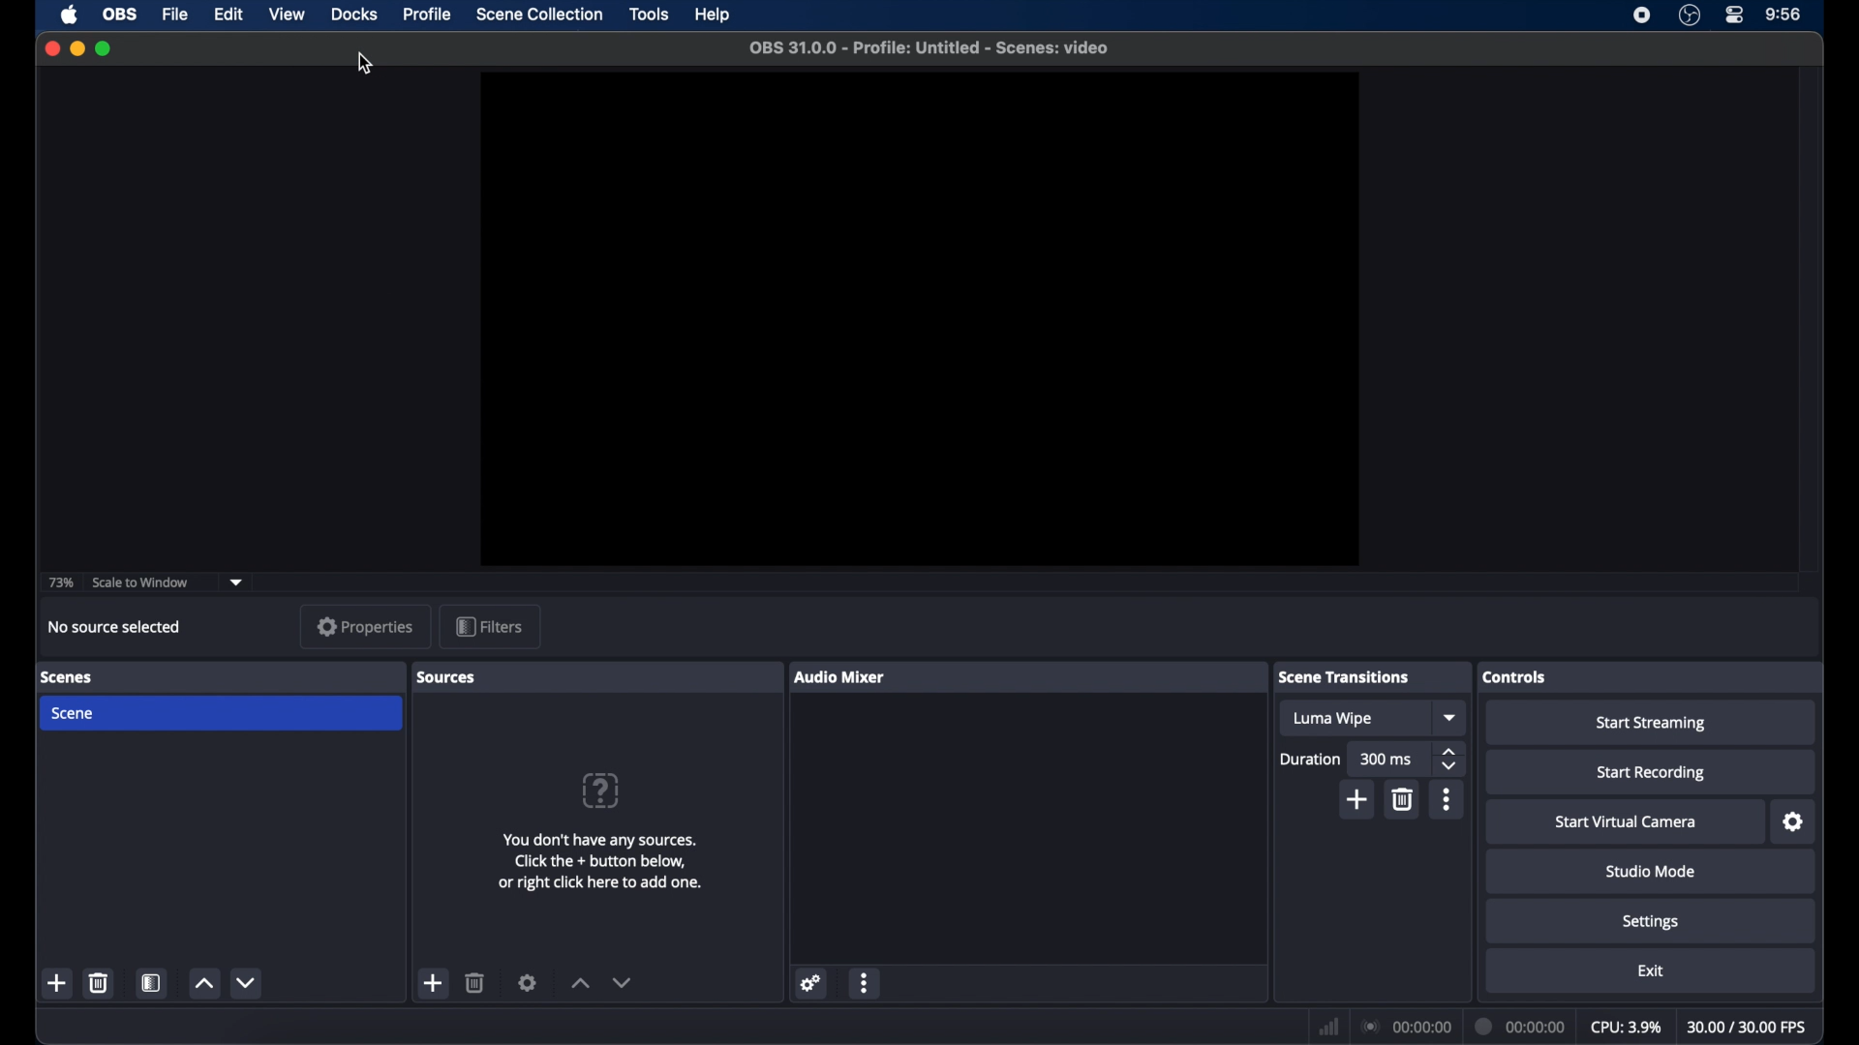 The image size is (1859, 1045). What do you see at coordinates (1519, 1028) in the screenshot?
I see `duration` at bounding box center [1519, 1028].